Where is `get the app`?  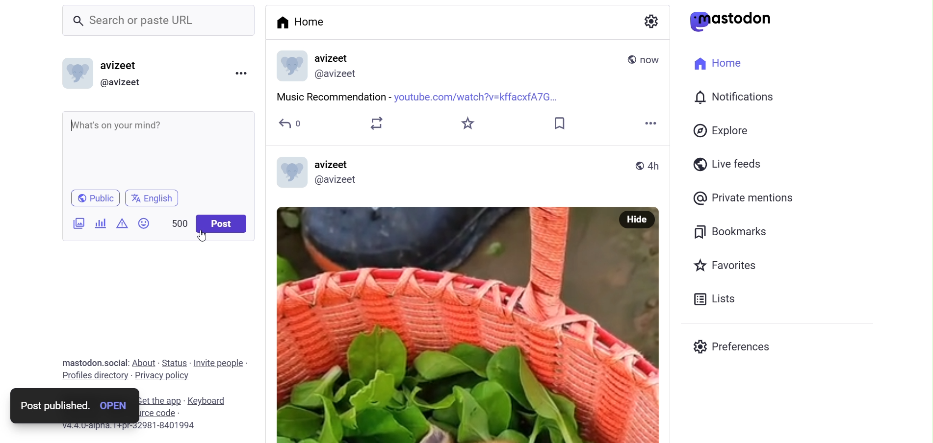
get the app is located at coordinates (159, 399).